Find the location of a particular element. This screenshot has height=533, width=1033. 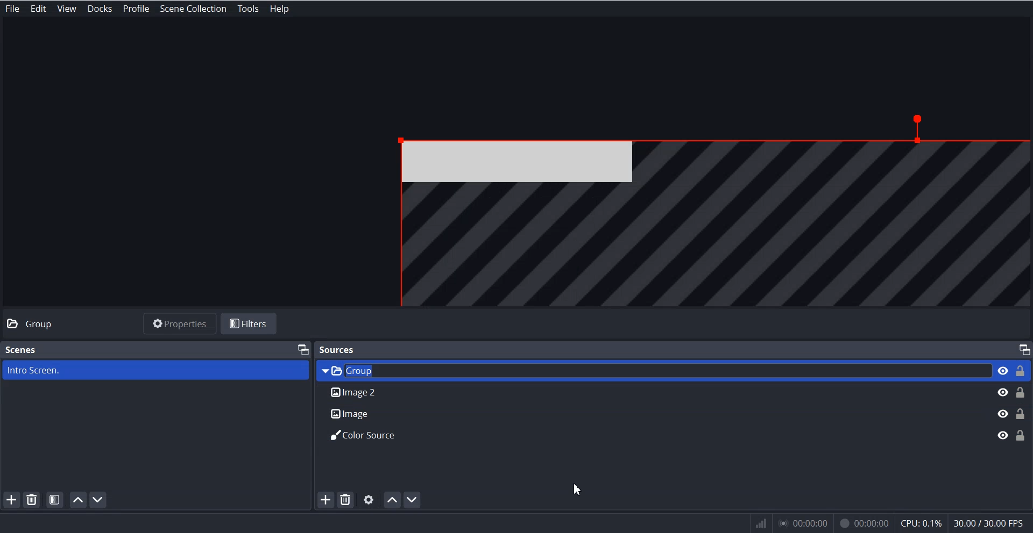

00:00:00 is located at coordinates (805, 523).